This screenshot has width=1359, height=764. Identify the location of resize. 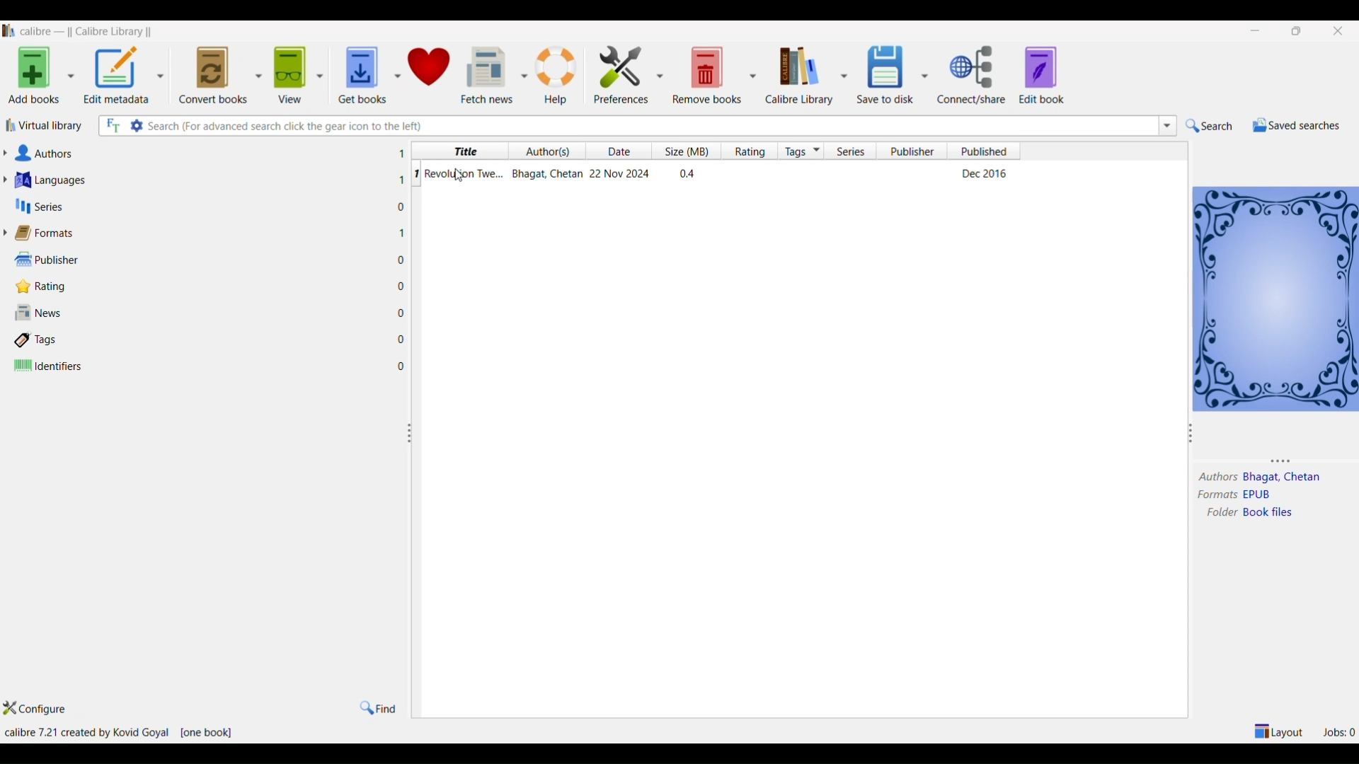
(409, 434).